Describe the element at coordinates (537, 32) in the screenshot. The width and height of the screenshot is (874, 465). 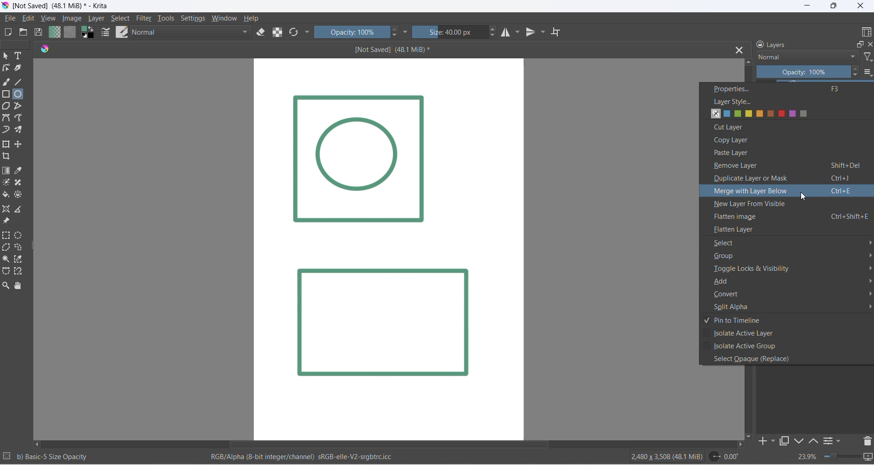
I see `vertical mirror tool` at that location.